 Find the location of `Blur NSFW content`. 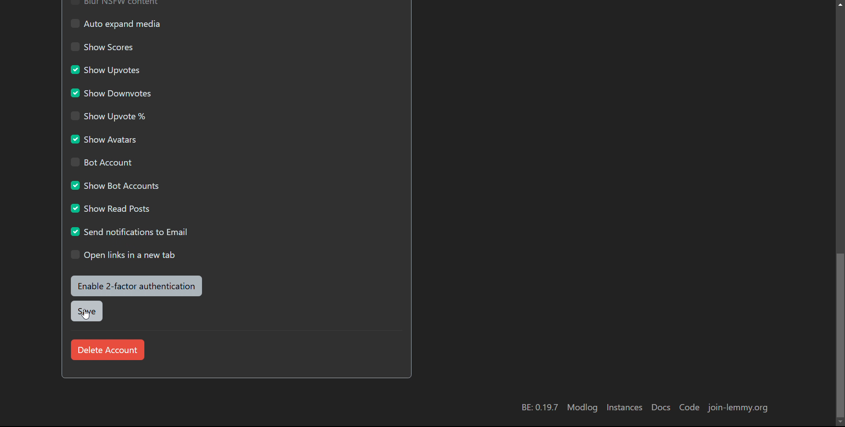

Blur NSFW content is located at coordinates (115, 4).